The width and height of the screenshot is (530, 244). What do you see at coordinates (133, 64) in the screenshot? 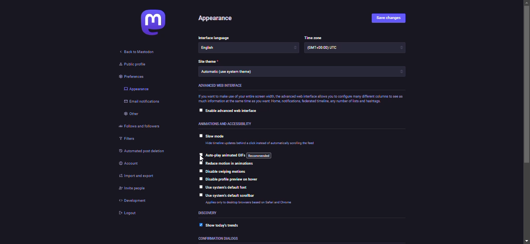
I see `public profile` at bounding box center [133, 64].